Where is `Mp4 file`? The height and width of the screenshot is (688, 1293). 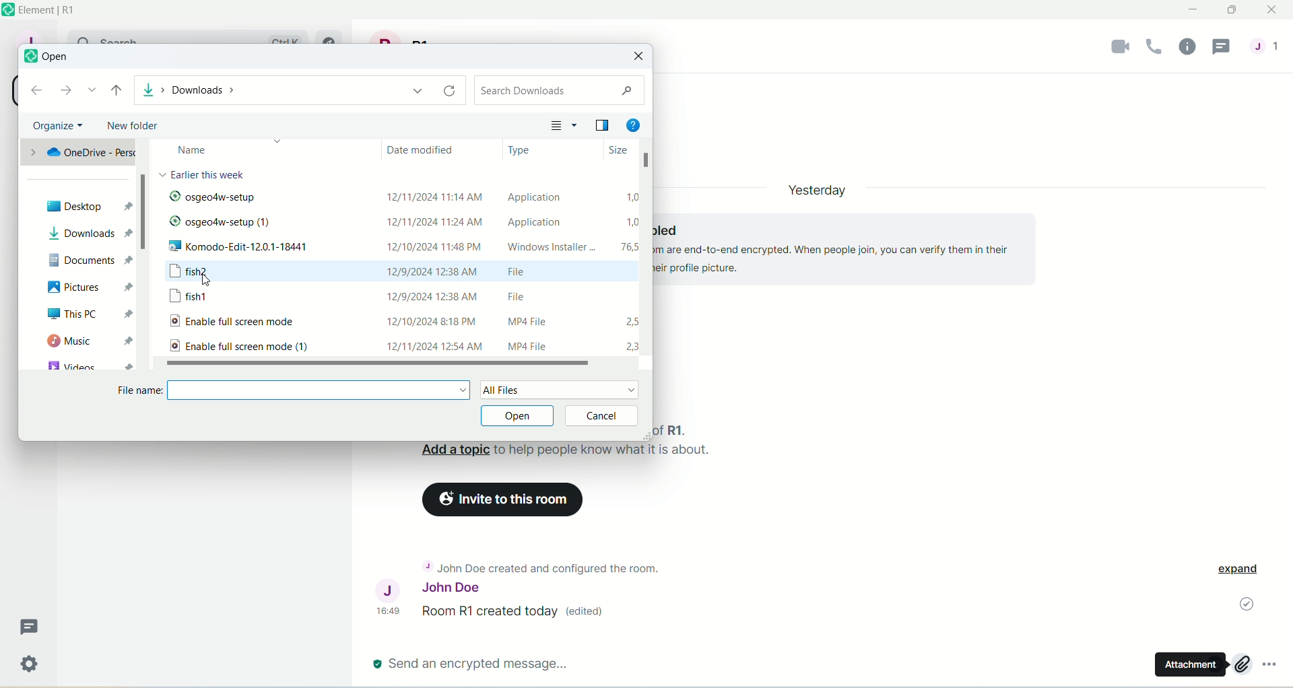 Mp4 file is located at coordinates (540, 346).